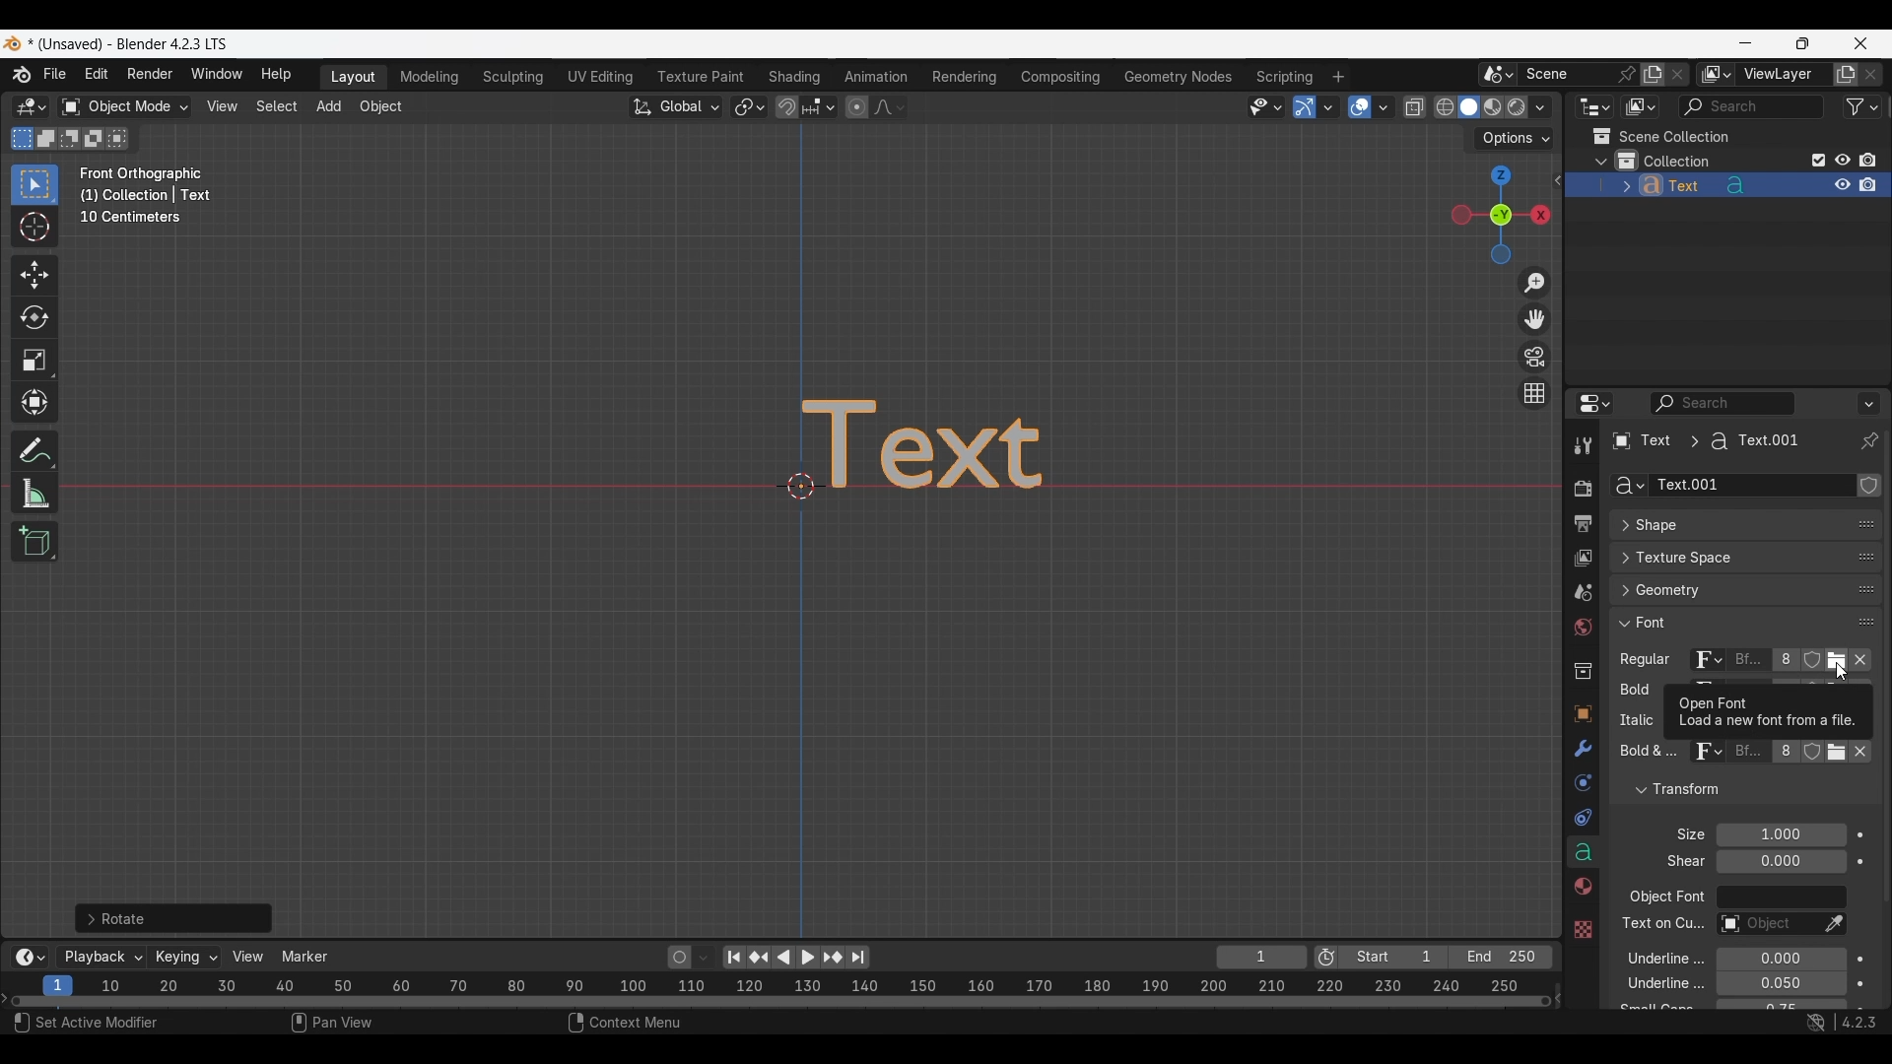 This screenshot has height=1064, width=1892. Describe the element at coordinates (1783, 835) in the screenshot. I see `Font size` at that location.